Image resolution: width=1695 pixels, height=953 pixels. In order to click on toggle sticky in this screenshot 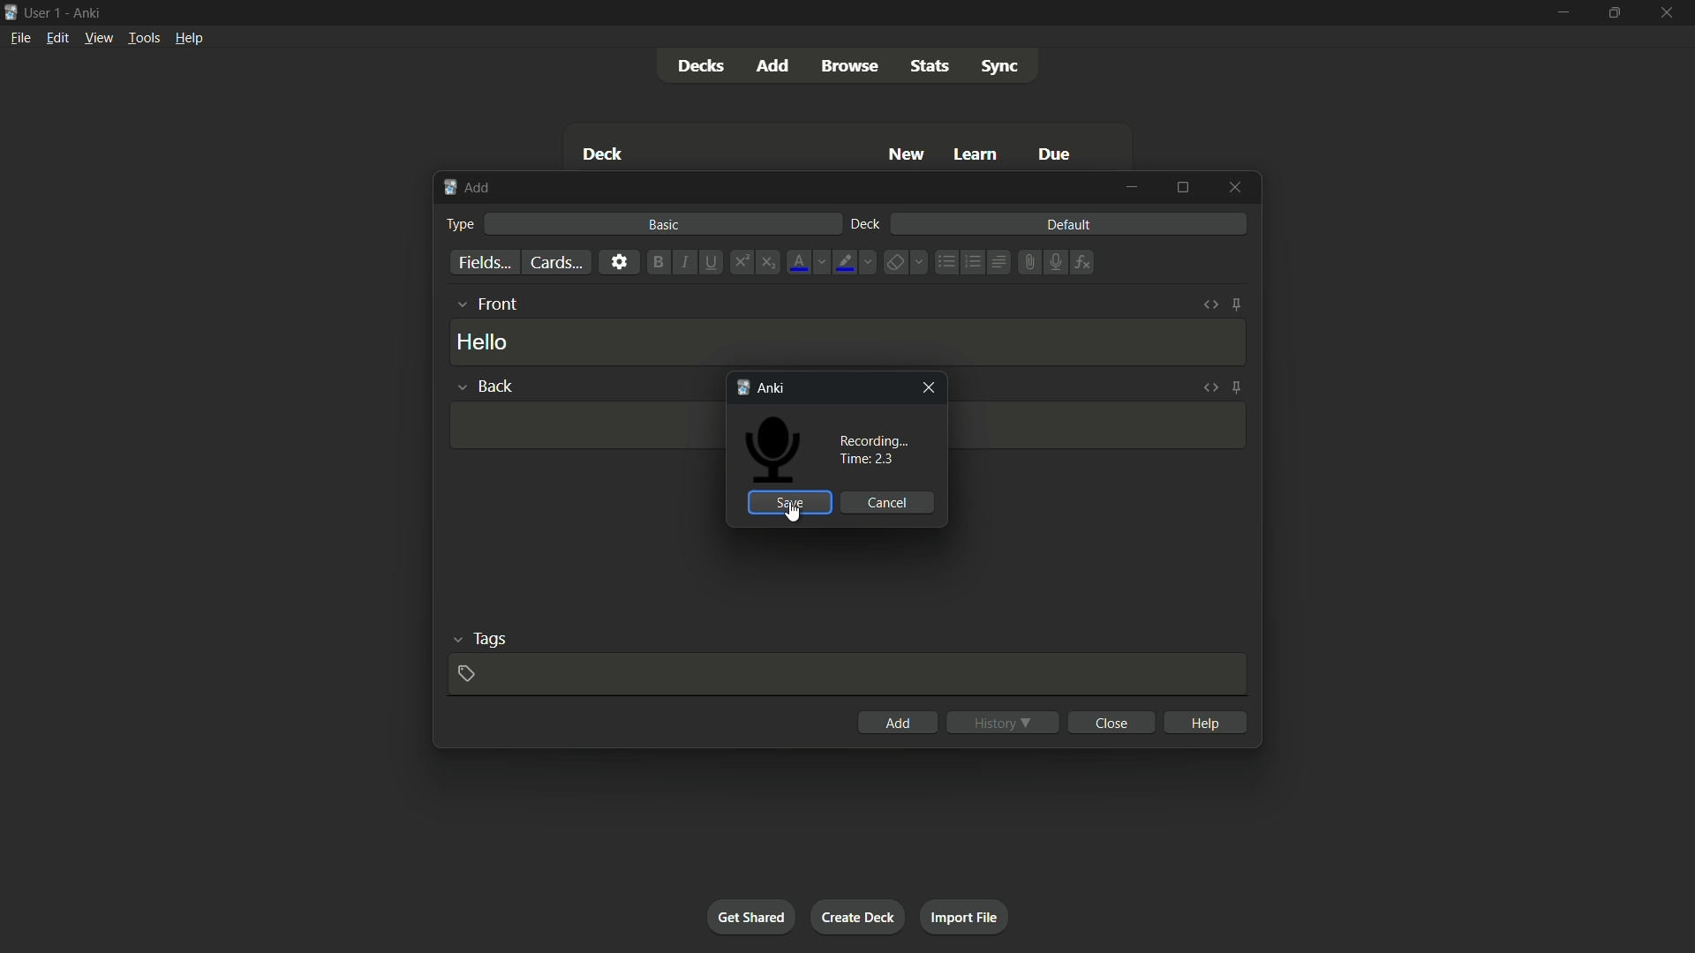, I will do `click(1238, 305)`.